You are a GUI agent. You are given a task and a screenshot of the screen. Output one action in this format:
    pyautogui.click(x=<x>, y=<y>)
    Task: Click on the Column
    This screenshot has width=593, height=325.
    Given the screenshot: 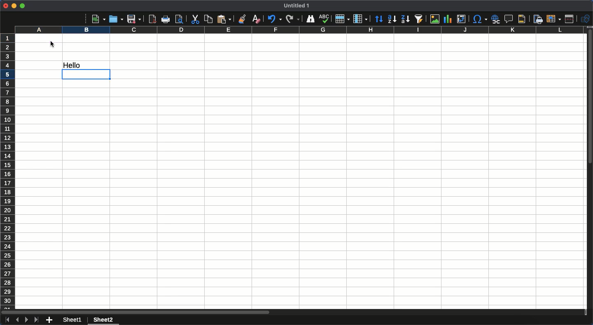 What is the action you would take?
    pyautogui.click(x=361, y=19)
    